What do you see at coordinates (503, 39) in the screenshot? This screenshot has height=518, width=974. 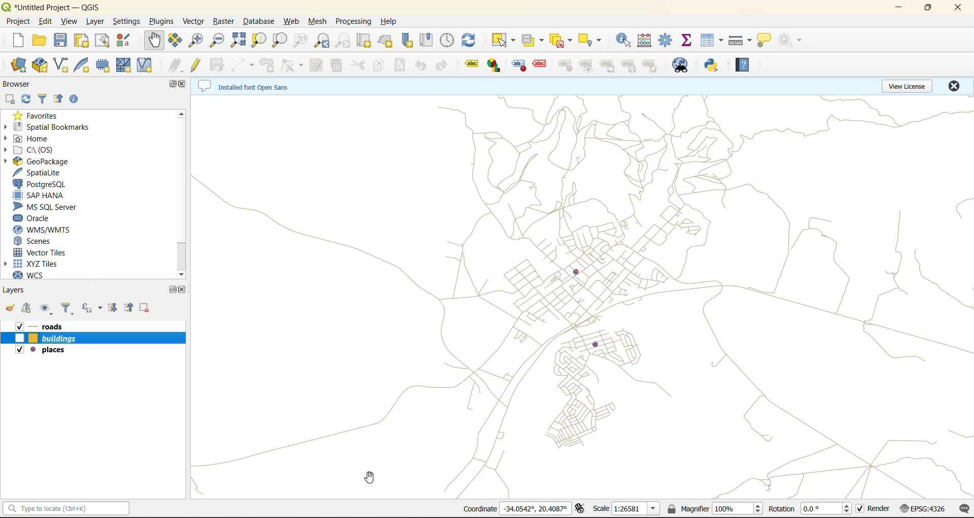 I see `select` at bounding box center [503, 39].